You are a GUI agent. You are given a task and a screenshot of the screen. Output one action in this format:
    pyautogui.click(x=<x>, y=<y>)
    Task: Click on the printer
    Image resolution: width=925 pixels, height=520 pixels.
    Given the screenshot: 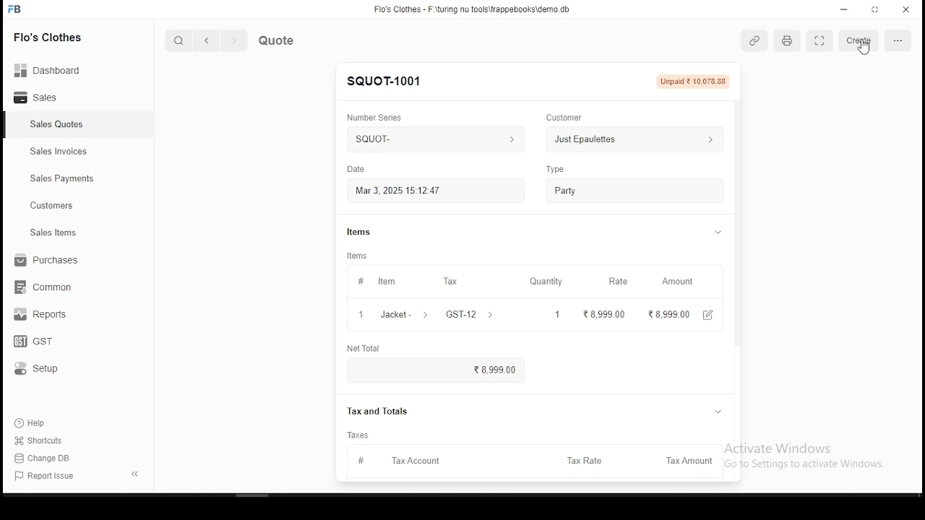 What is the action you would take?
    pyautogui.click(x=788, y=41)
    